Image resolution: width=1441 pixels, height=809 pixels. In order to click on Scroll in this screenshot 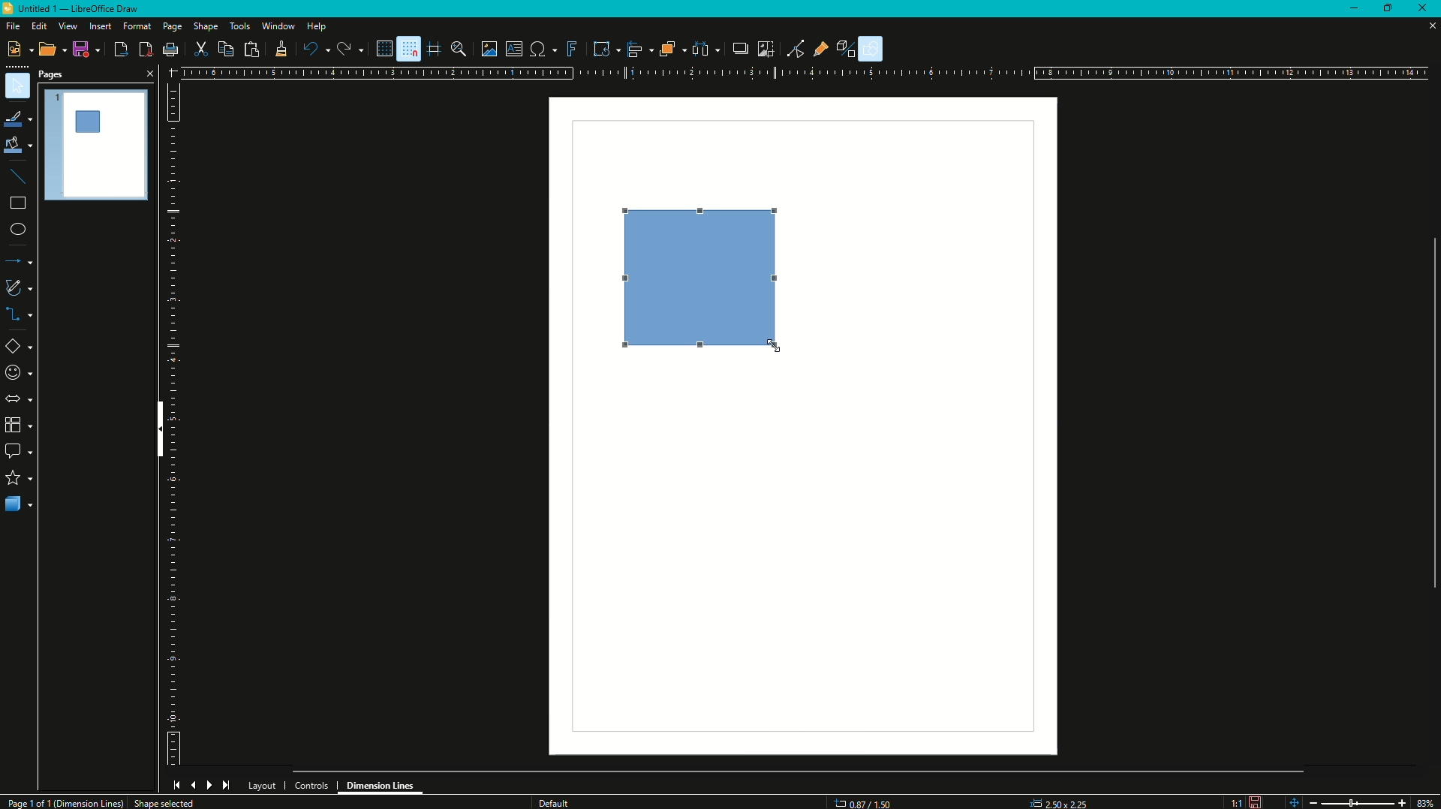, I will do `click(1428, 411)`.